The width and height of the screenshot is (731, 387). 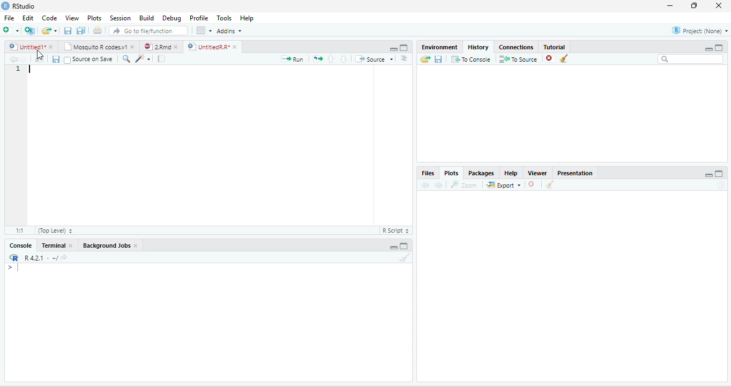 What do you see at coordinates (318, 59) in the screenshot?
I see `Re-run the previous code region` at bounding box center [318, 59].